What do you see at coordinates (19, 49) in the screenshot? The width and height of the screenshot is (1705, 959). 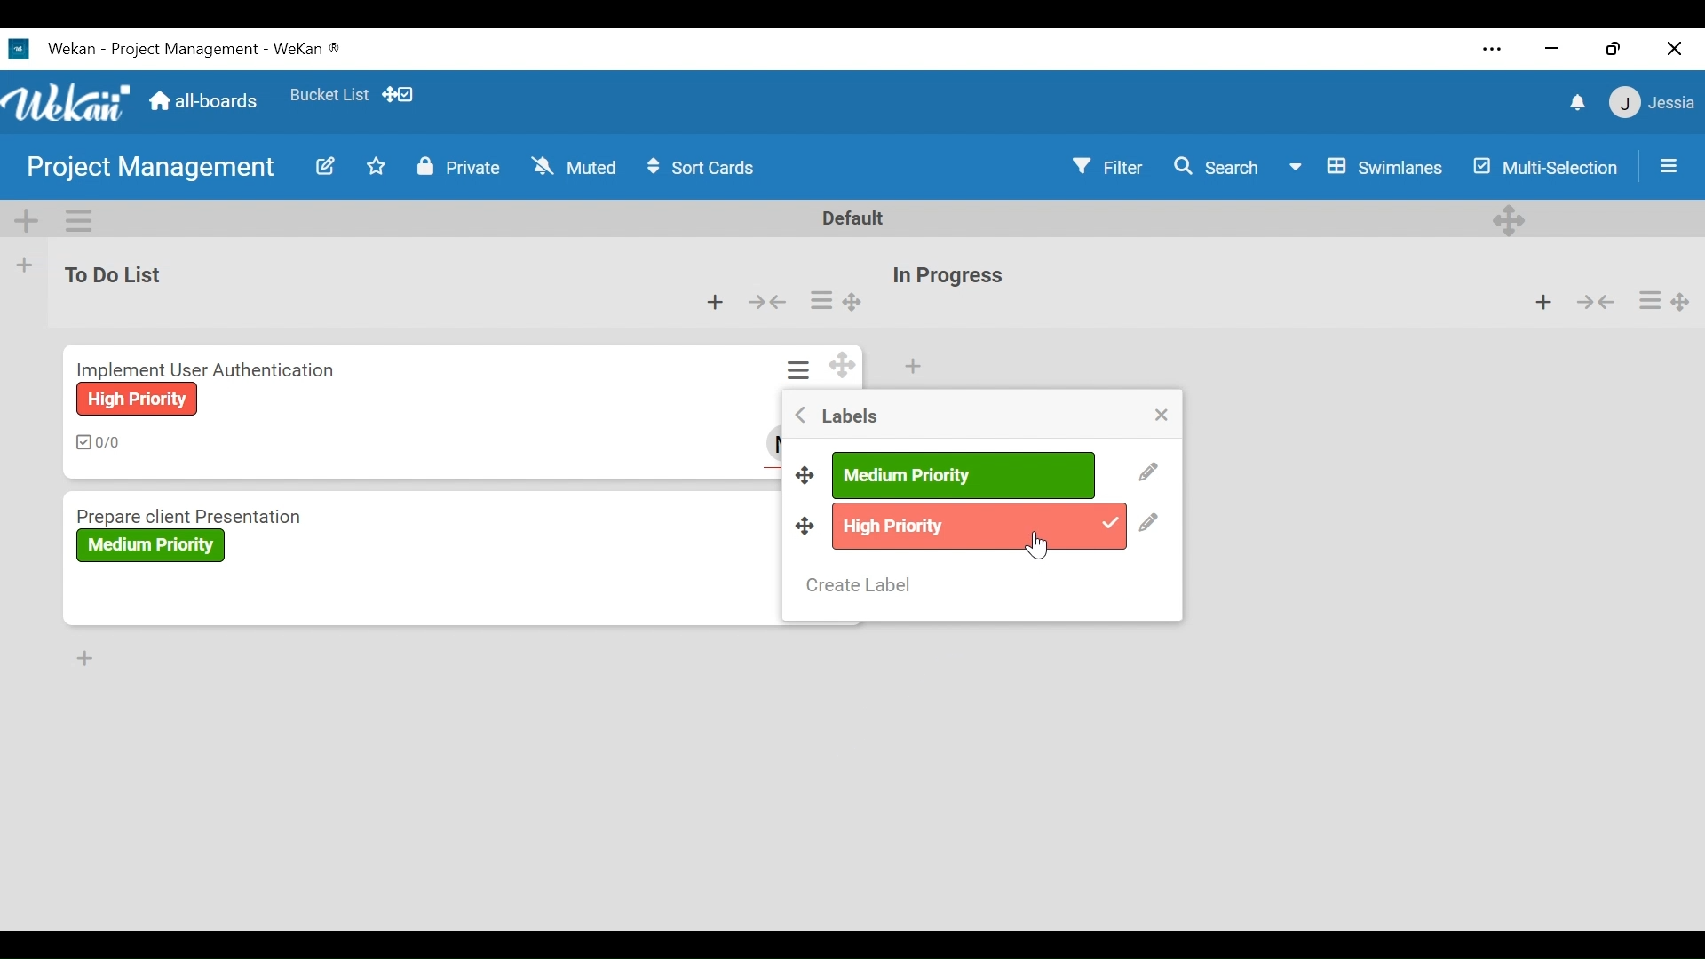 I see `Software logo` at bounding box center [19, 49].